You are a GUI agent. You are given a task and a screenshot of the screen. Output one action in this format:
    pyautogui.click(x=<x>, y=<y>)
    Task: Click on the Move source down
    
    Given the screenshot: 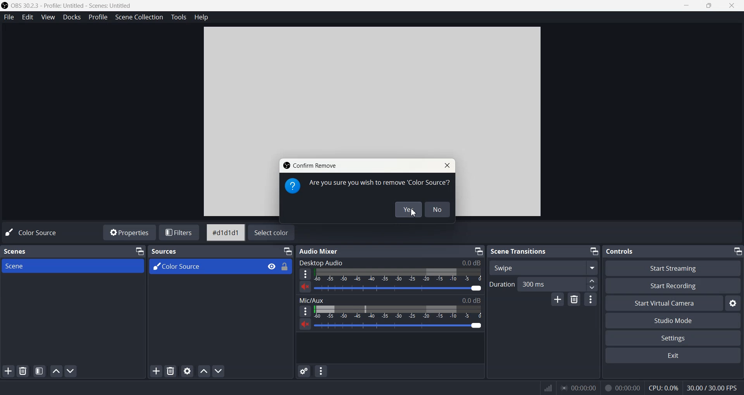 What is the action you would take?
    pyautogui.click(x=219, y=371)
    